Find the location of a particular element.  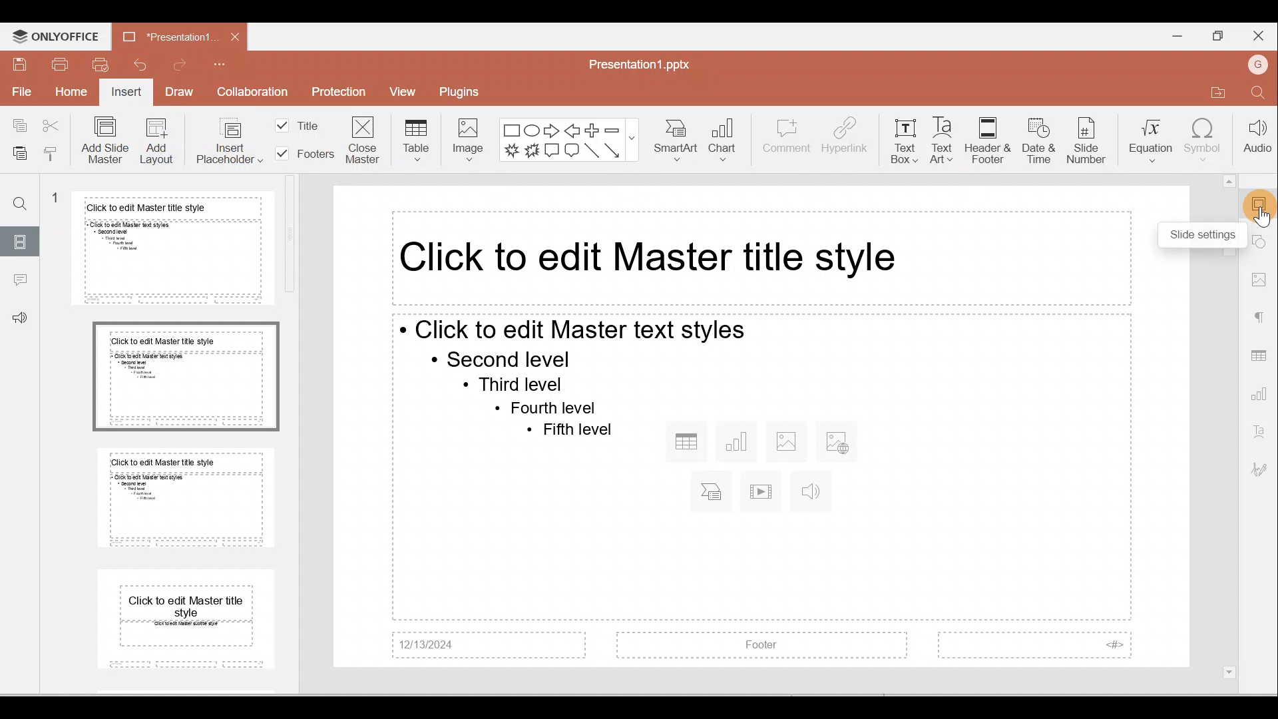

Maximise is located at coordinates (1215, 36).